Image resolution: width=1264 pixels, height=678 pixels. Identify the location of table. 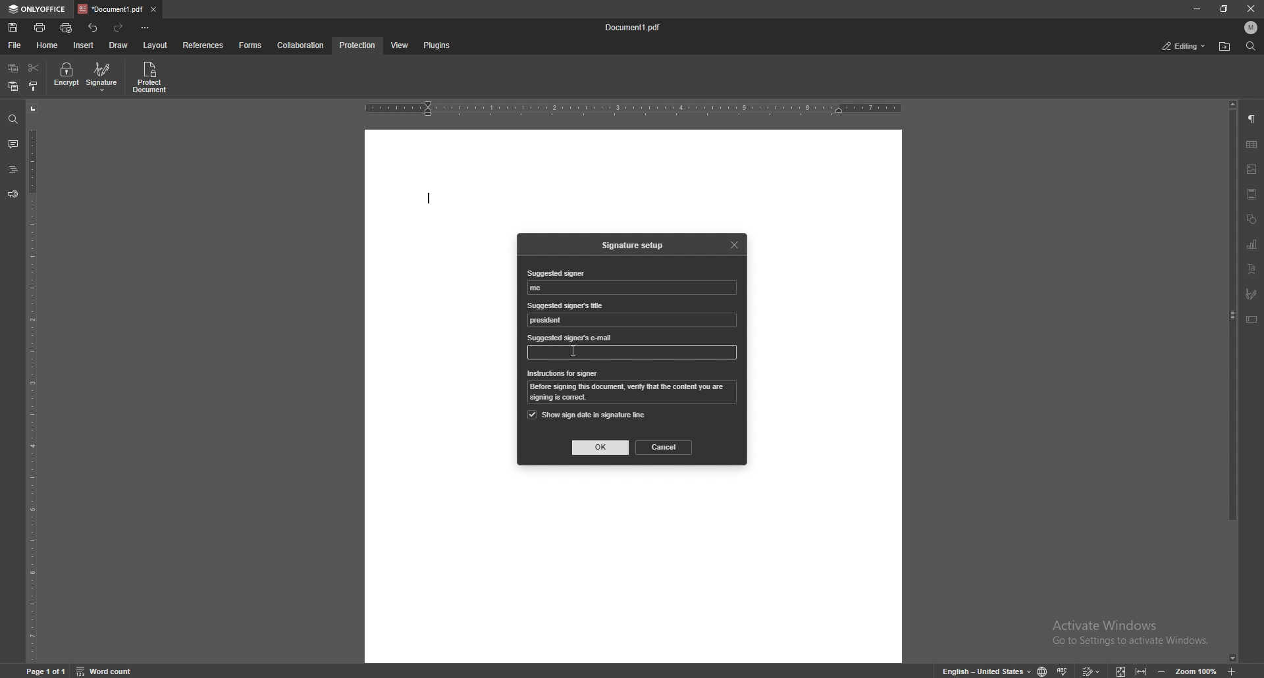
(1251, 145).